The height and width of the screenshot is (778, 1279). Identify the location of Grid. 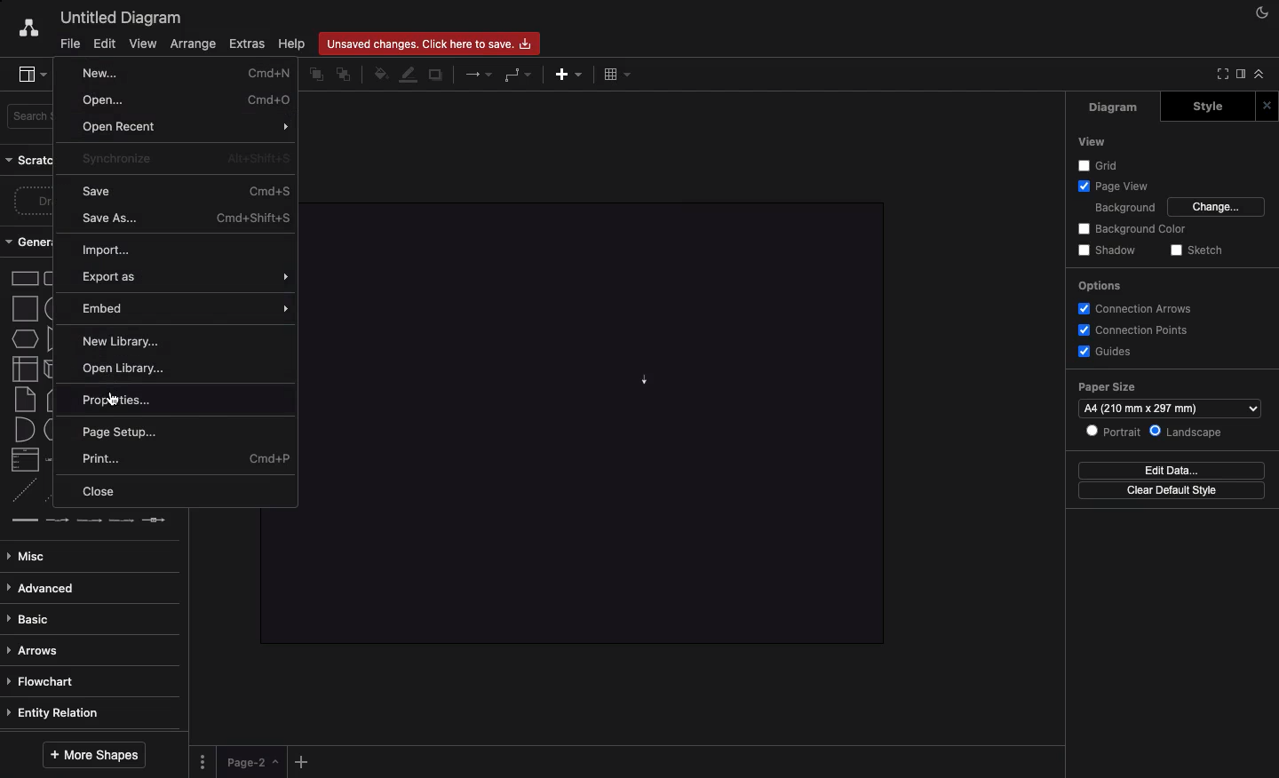
(1100, 164).